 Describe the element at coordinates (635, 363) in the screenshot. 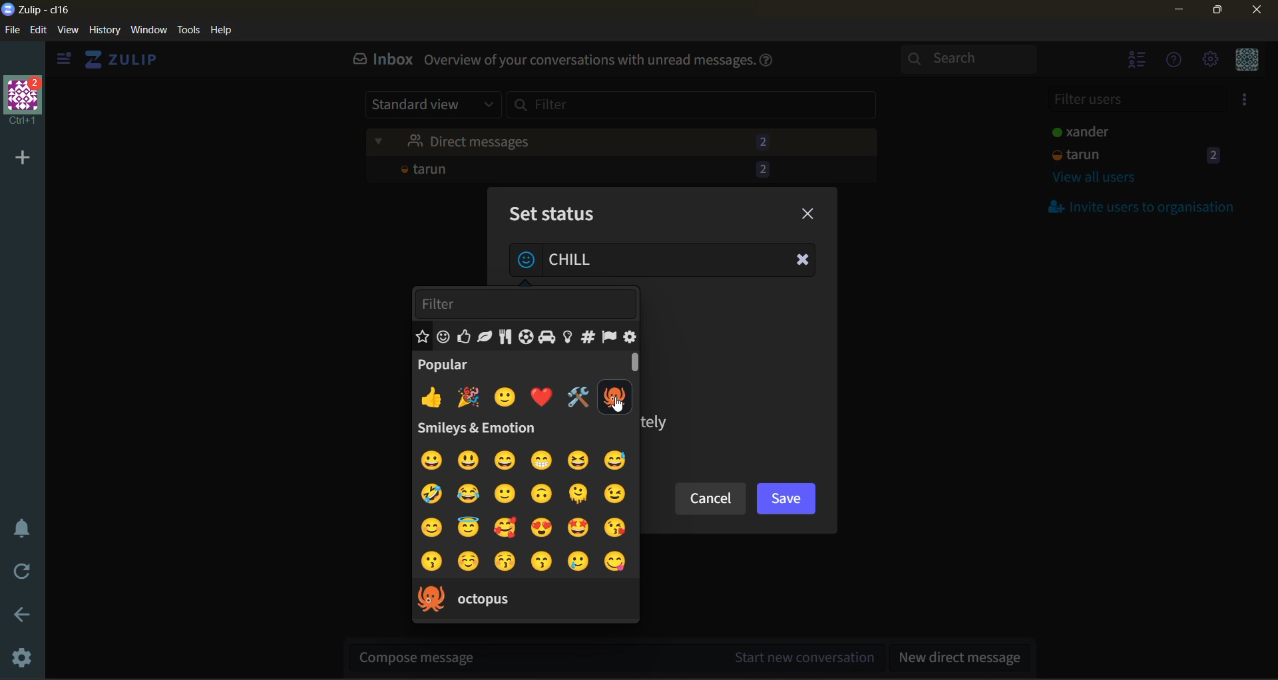

I see `Scroll Bar` at that location.